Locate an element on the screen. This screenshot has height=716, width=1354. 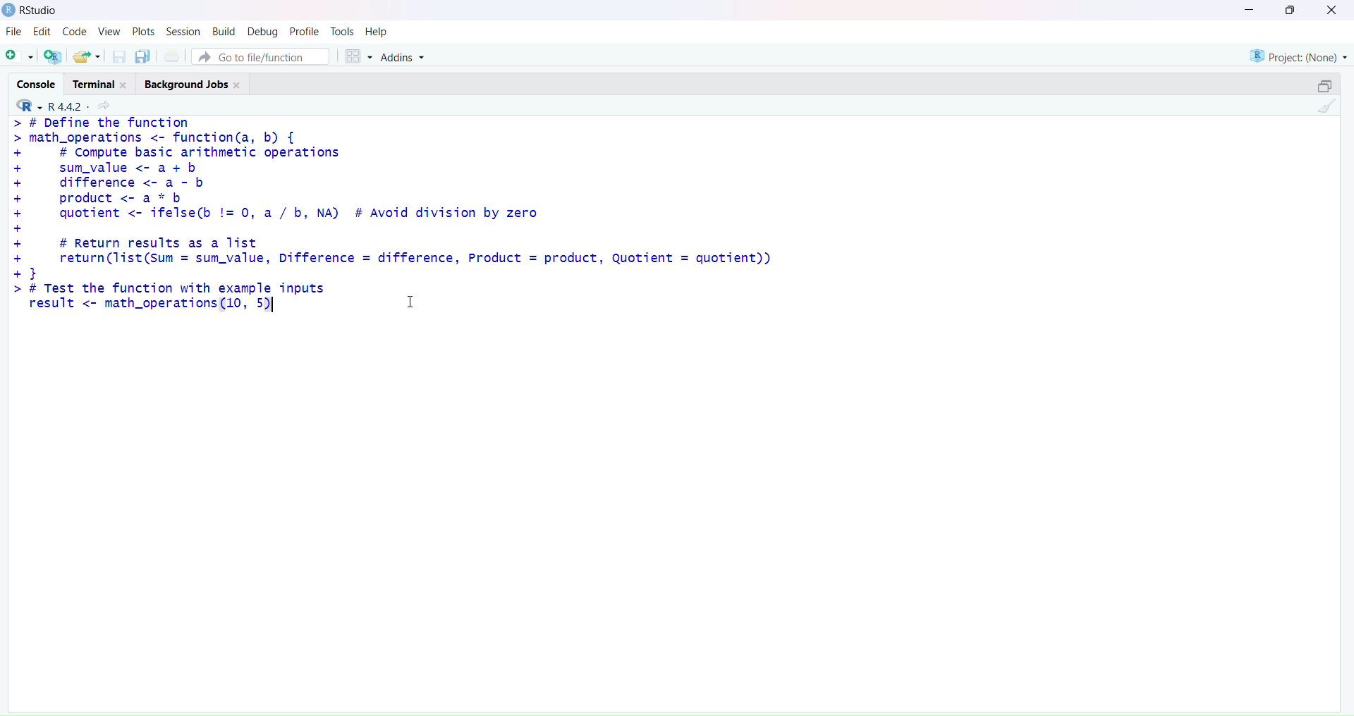
Create a project is located at coordinates (51, 54).